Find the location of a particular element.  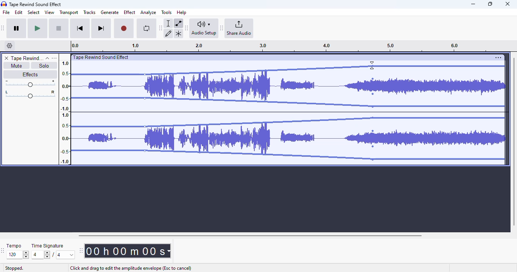

Volume of the track reduced is located at coordinates (106, 110).